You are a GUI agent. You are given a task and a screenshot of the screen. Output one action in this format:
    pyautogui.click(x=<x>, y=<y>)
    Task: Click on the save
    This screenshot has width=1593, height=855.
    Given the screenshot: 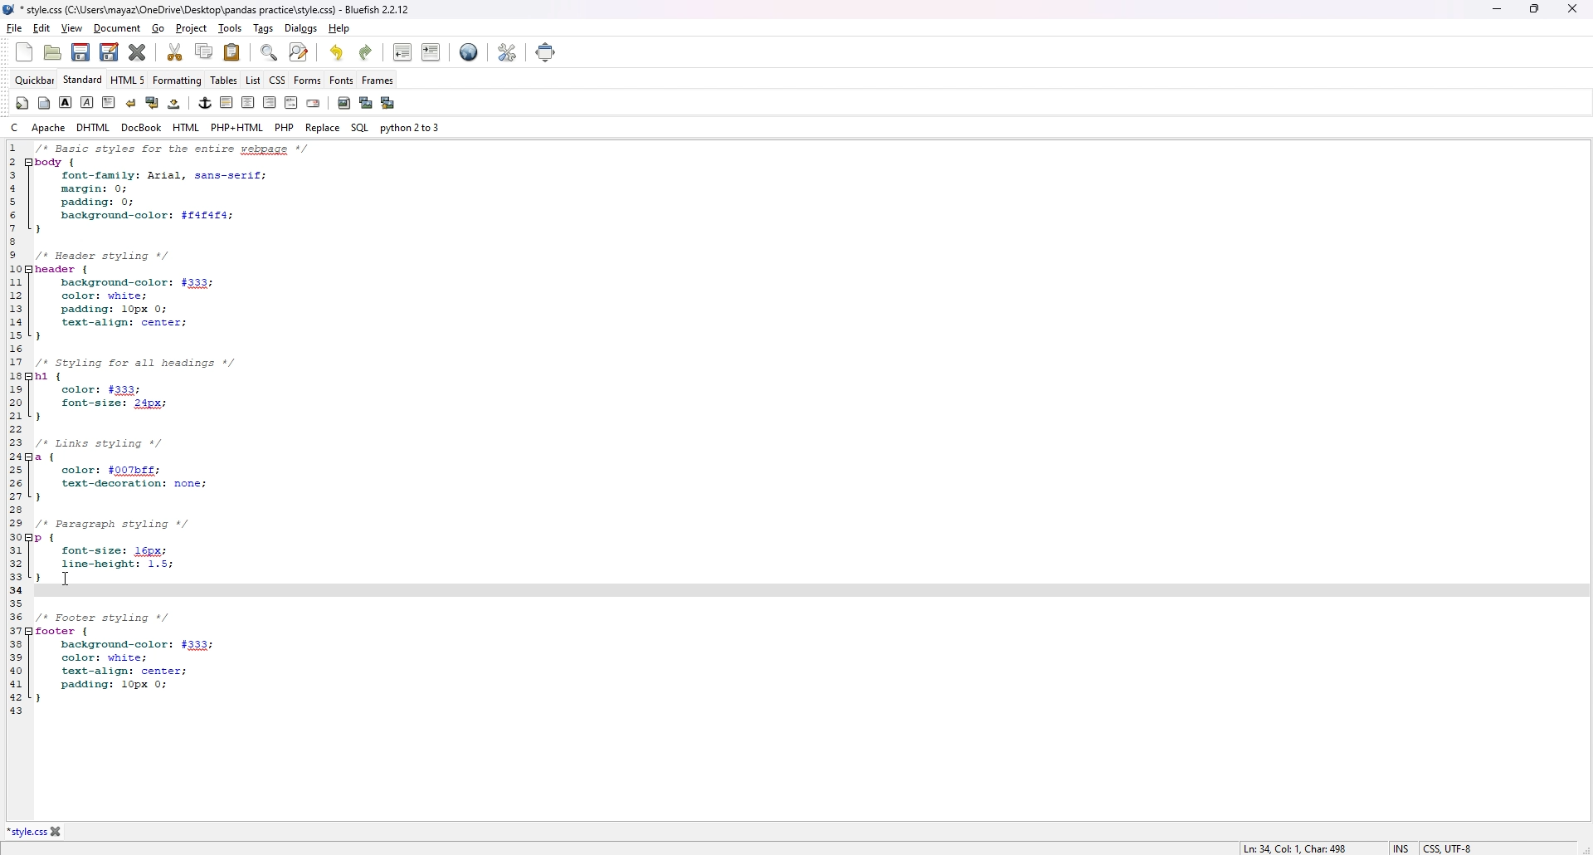 What is the action you would take?
    pyautogui.click(x=81, y=52)
    